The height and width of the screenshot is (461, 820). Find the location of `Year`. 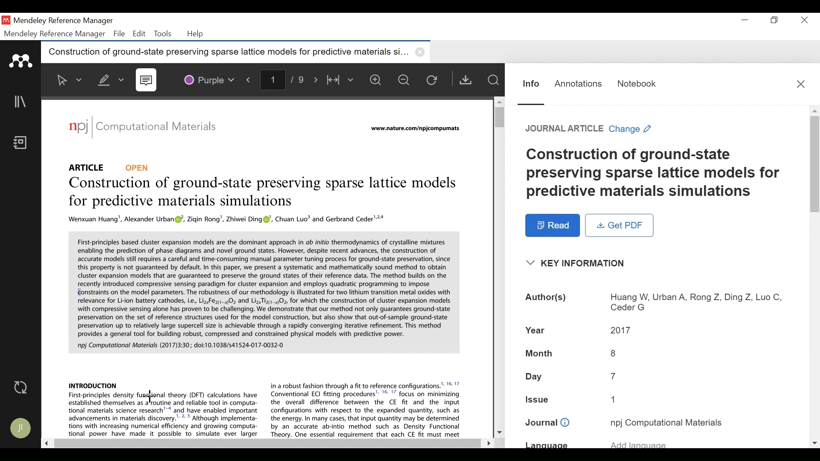

Year is located at coordinates (656, 330).